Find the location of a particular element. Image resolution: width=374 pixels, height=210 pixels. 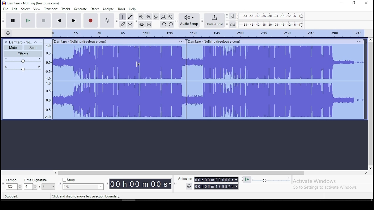

effects is located at coordinates (23, 54).